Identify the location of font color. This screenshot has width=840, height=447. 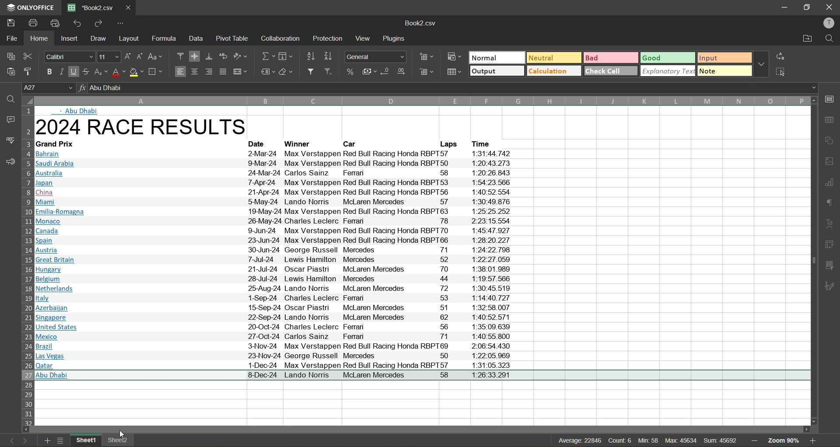
(118, 72).